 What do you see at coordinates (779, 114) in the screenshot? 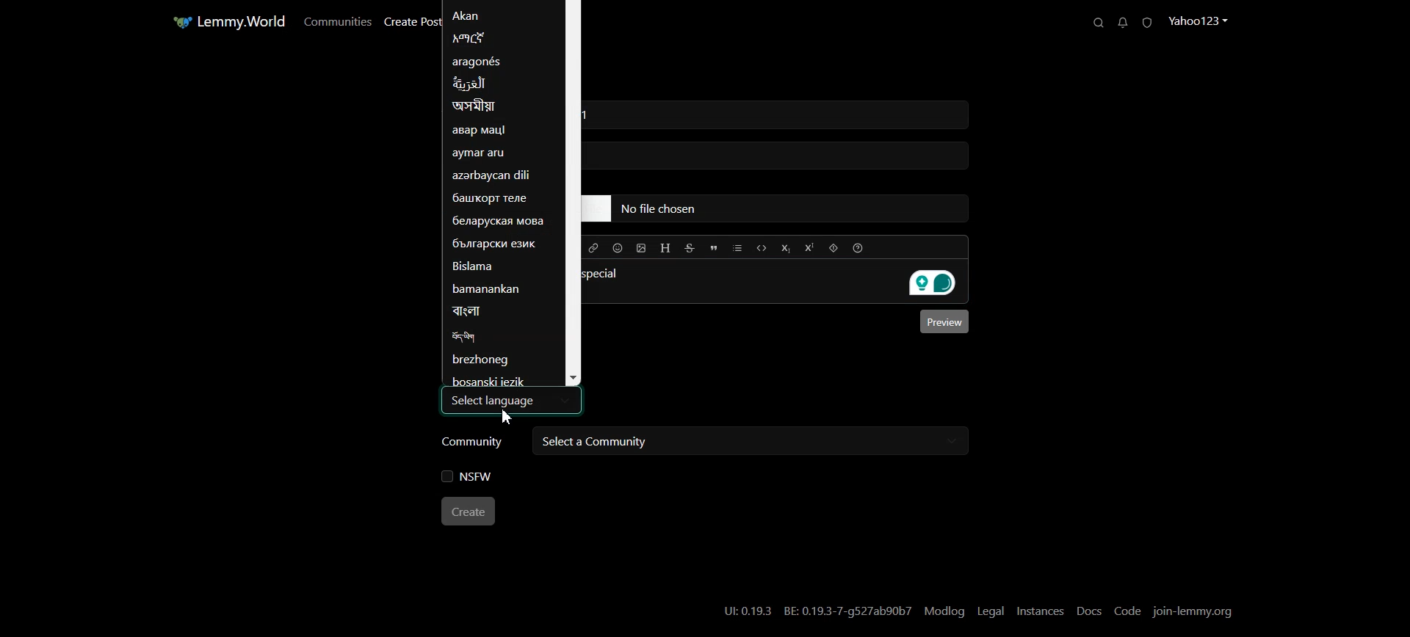
I see `typing field` at bounding box center [779, 114].